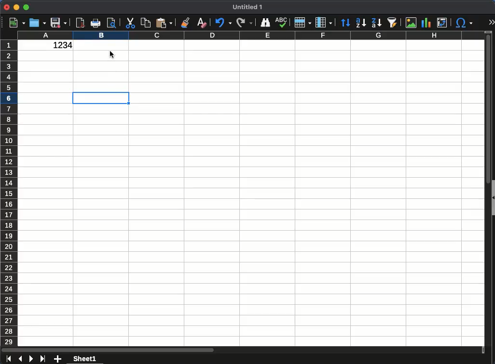  I want to click on cell selected, so click(100, 98).